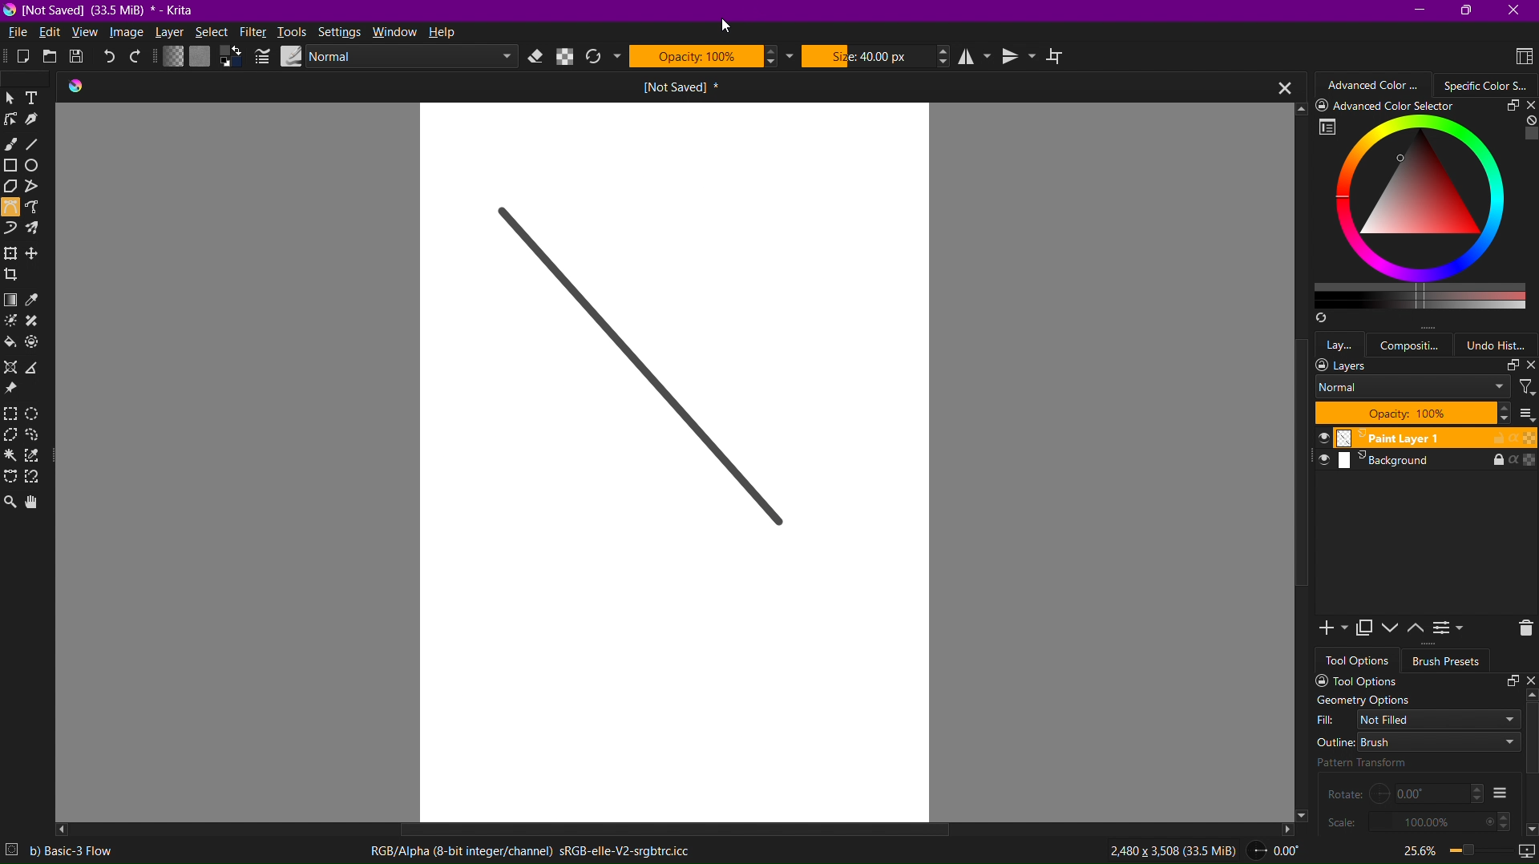  I want to click on Vertical Mirror Tool, so click(1020, 57).